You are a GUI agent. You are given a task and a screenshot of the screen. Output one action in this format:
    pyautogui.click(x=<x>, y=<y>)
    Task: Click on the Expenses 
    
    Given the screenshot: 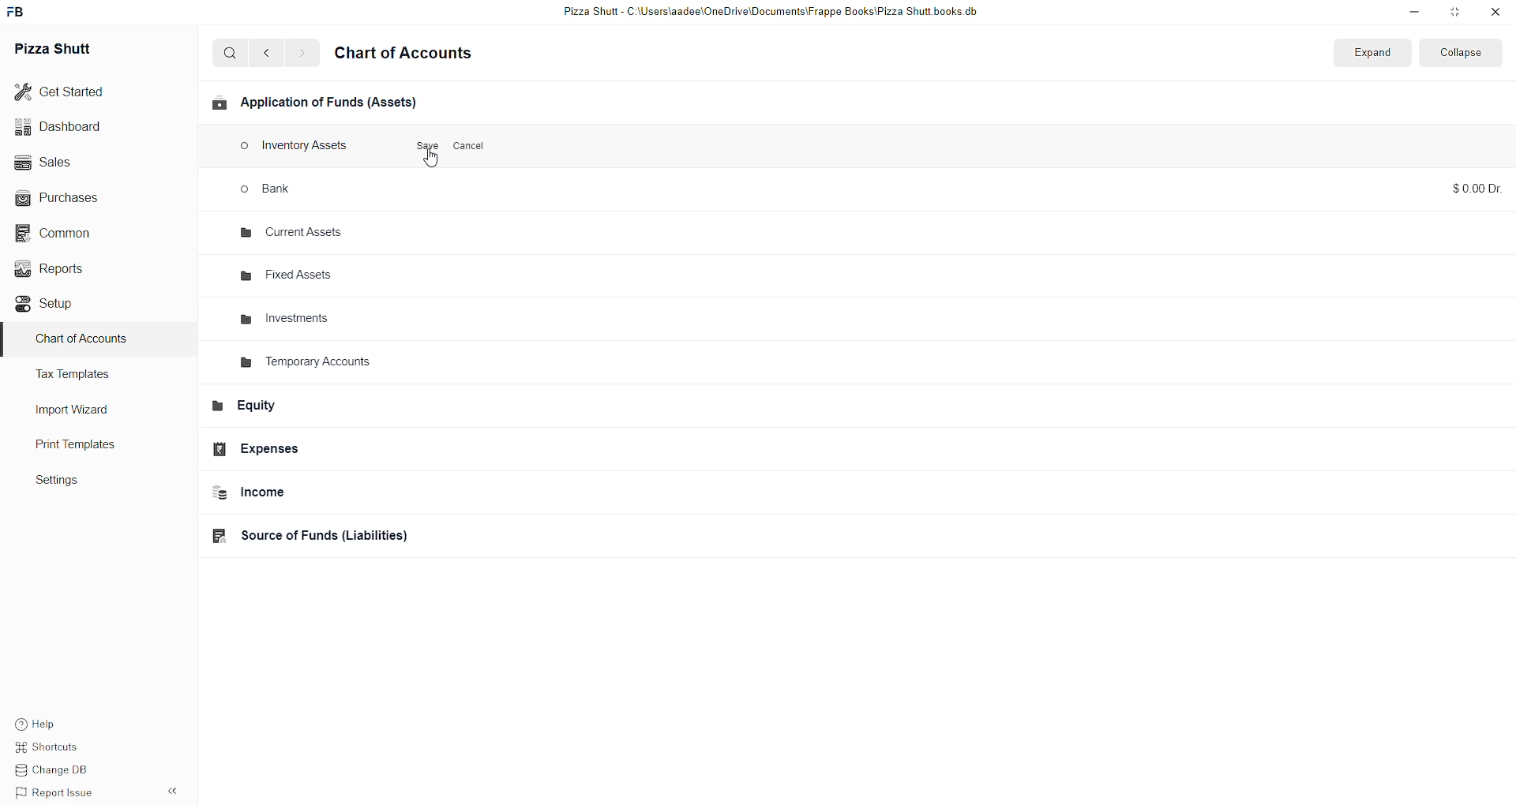 What is the action you would take?
    pyautogui.click(x=316, y=449)
    